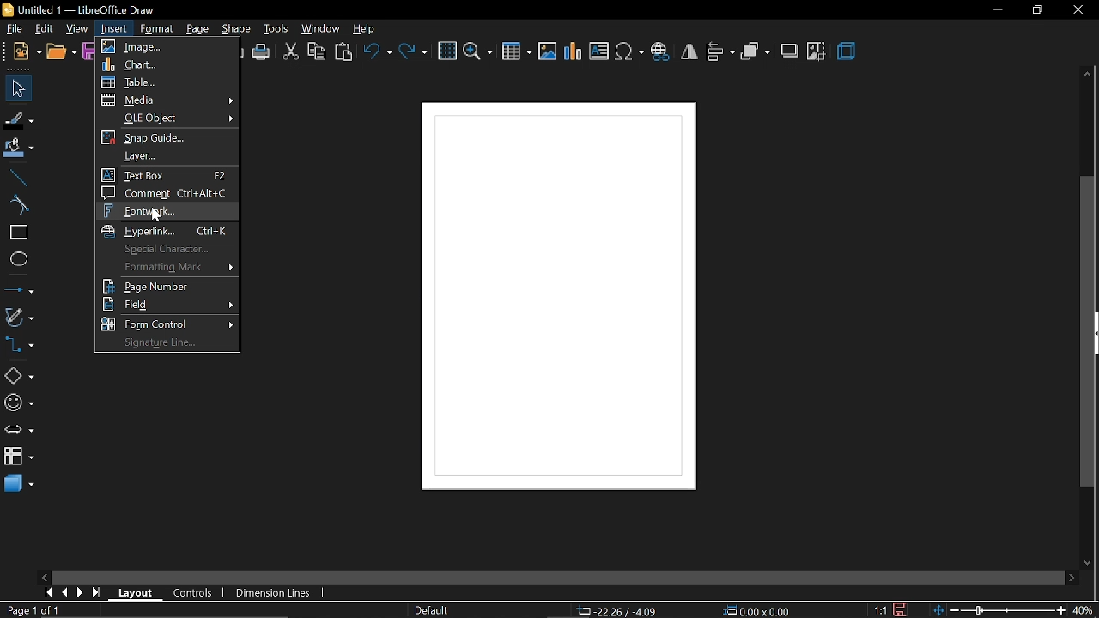 The width and height of the screenshot is (1099, 618). I want to click on edit, so click(46, 27).